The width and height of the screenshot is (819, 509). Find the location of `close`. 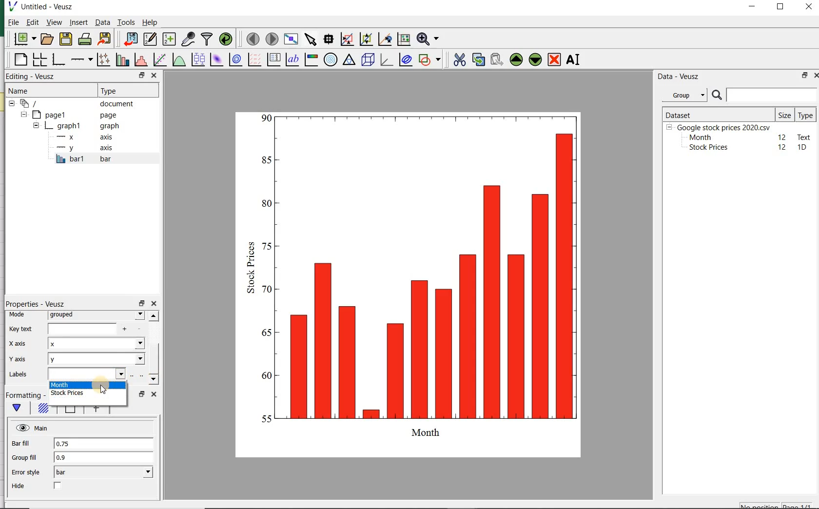

close is located at coordinates (154, 304).